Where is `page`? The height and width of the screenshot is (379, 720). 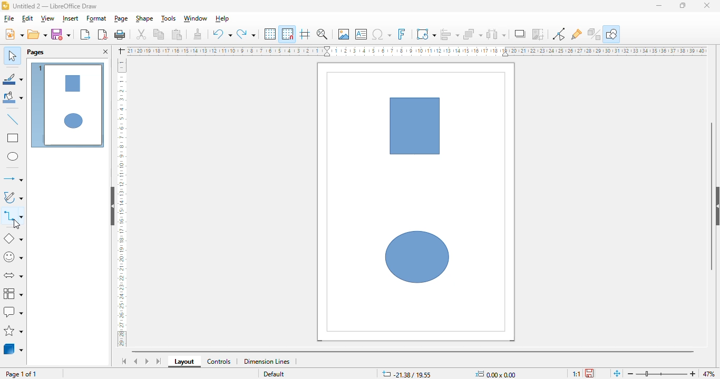 page is located at coordinates (122, 18).